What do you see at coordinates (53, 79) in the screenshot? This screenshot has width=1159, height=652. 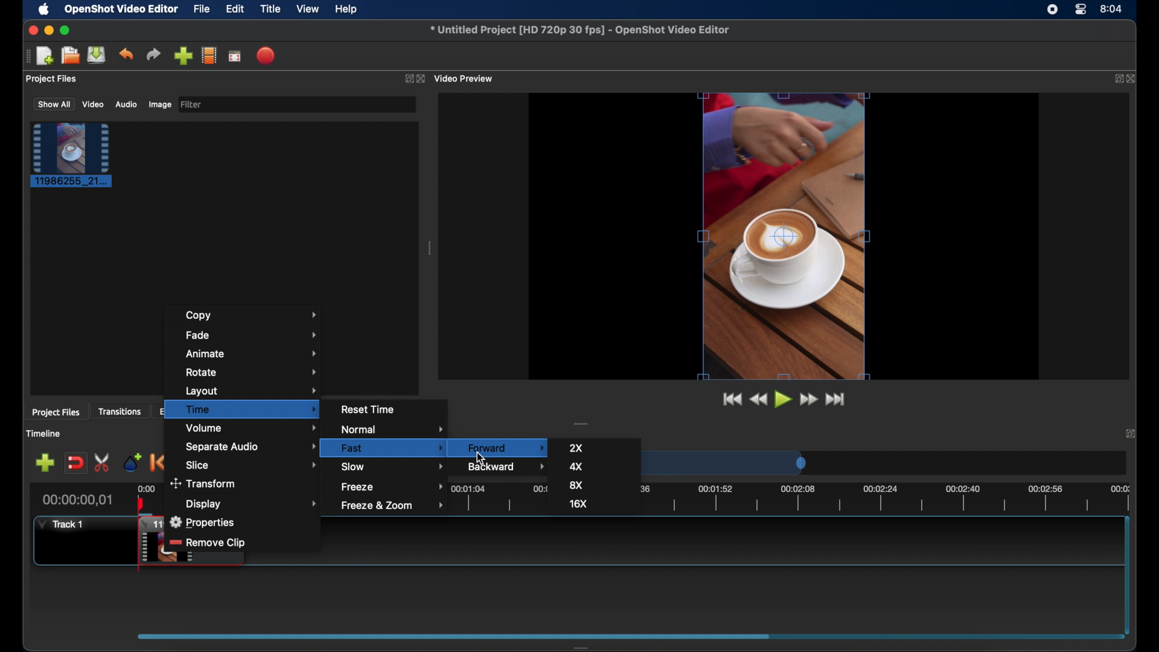 I see `project files` at bounding box center [53, 79].